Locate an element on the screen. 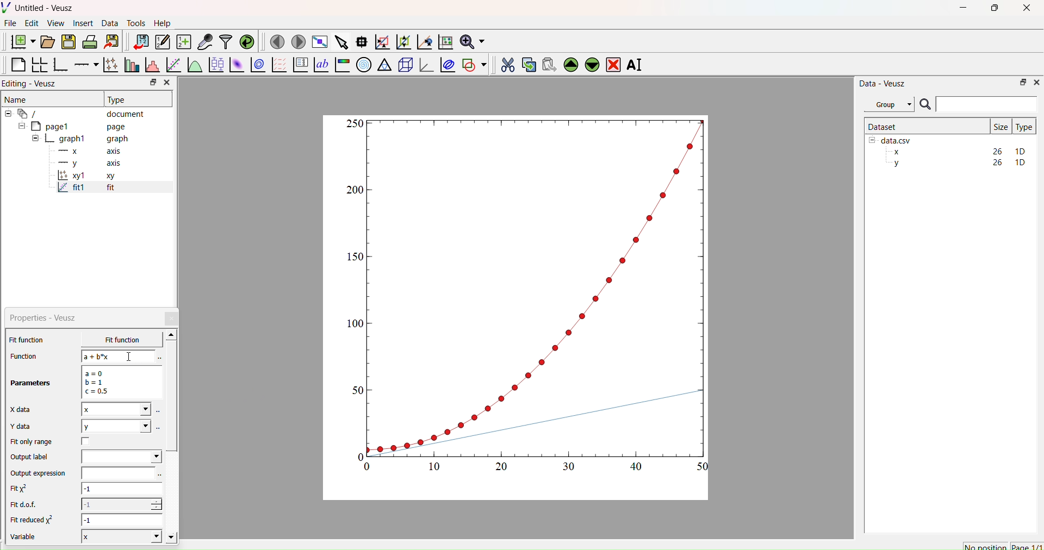 This screenshot has width=1044, height=550. Blank Page is located at coordinates (18, 65).